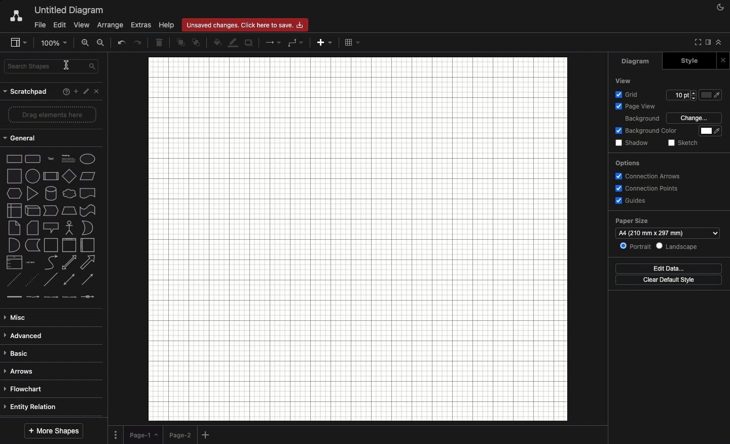 This screenshot has height=444, width=730. Describe the element at coordinates (623, 81) in the screenshot. I see `View` at that location.